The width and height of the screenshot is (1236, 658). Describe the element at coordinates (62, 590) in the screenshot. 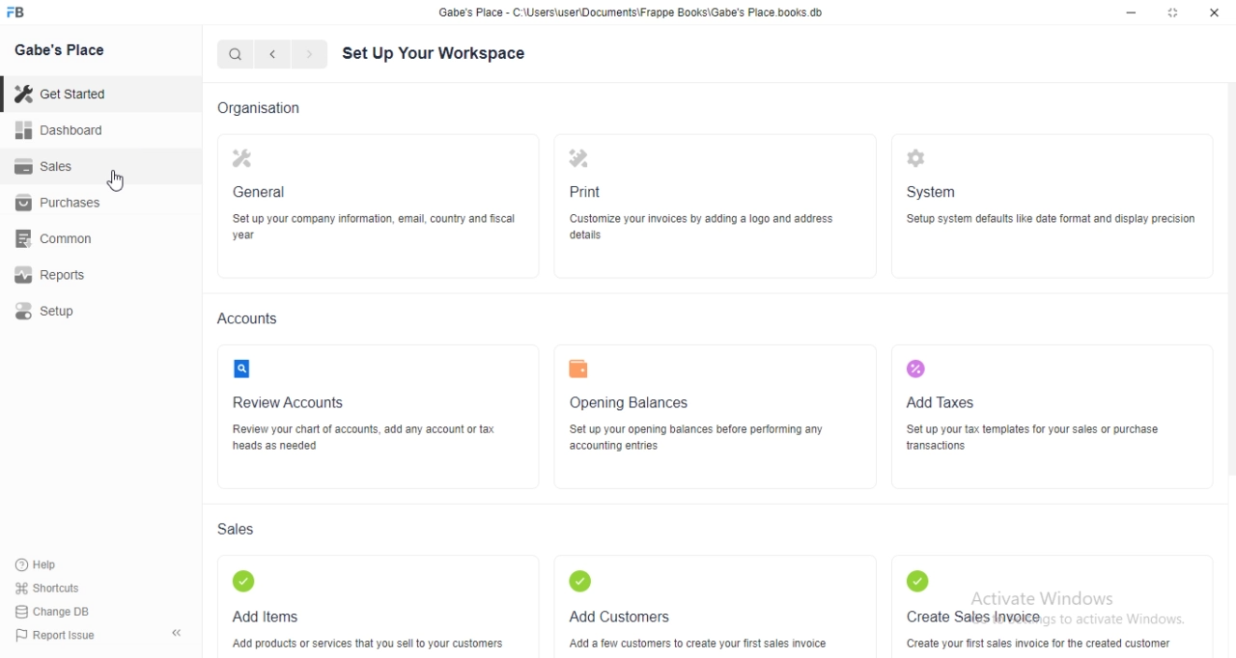

I see `Shortcuts` at that location.